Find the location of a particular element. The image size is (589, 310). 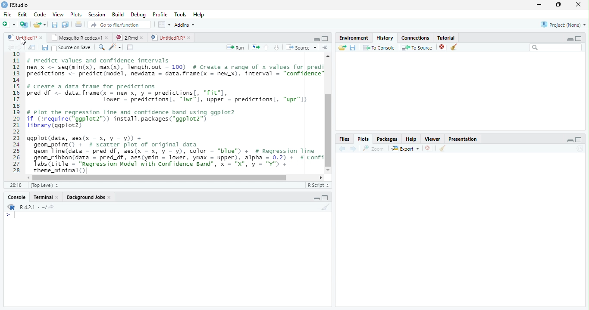

Maximize is located at coordinates (578, 140).